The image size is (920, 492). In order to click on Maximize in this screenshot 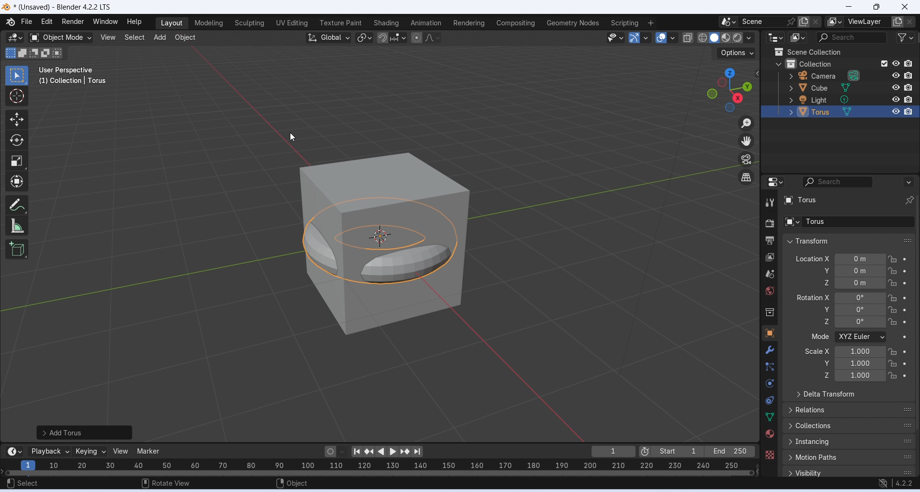, I will do `click(875, 7)`.